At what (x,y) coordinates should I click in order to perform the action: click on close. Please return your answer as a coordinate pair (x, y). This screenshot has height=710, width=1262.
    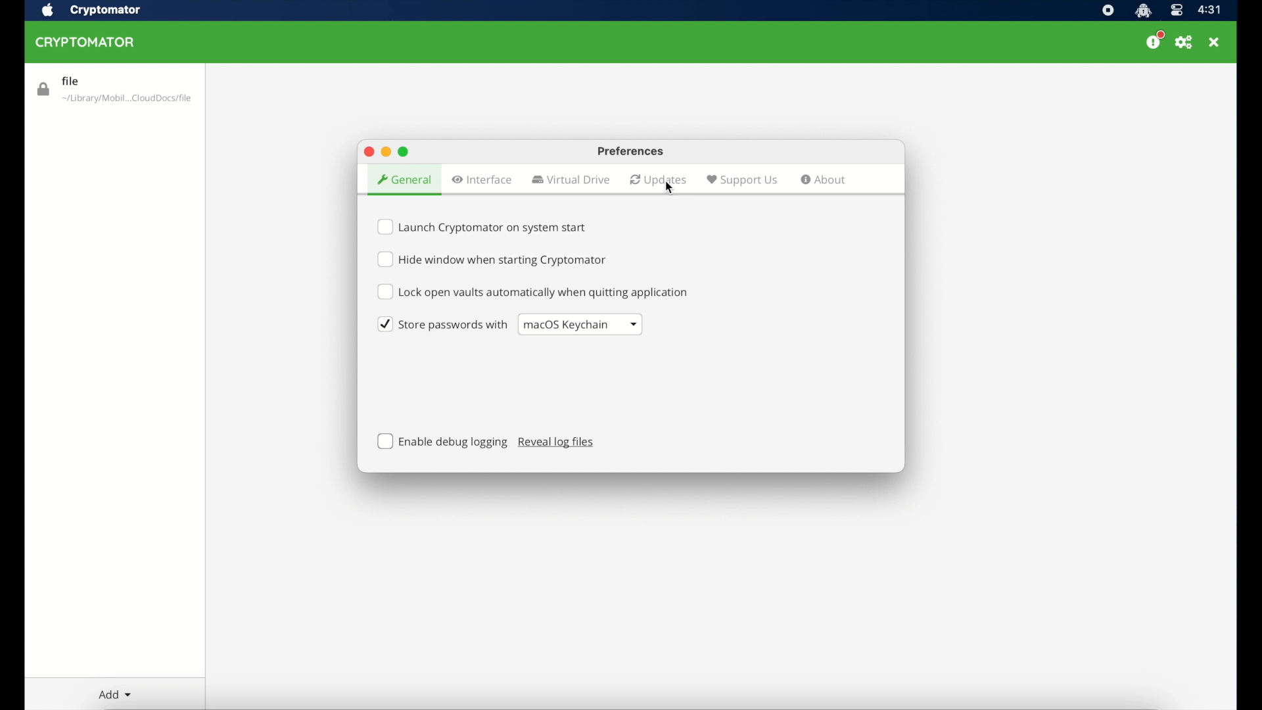
    Looking at the image, I should click on (367, 151).